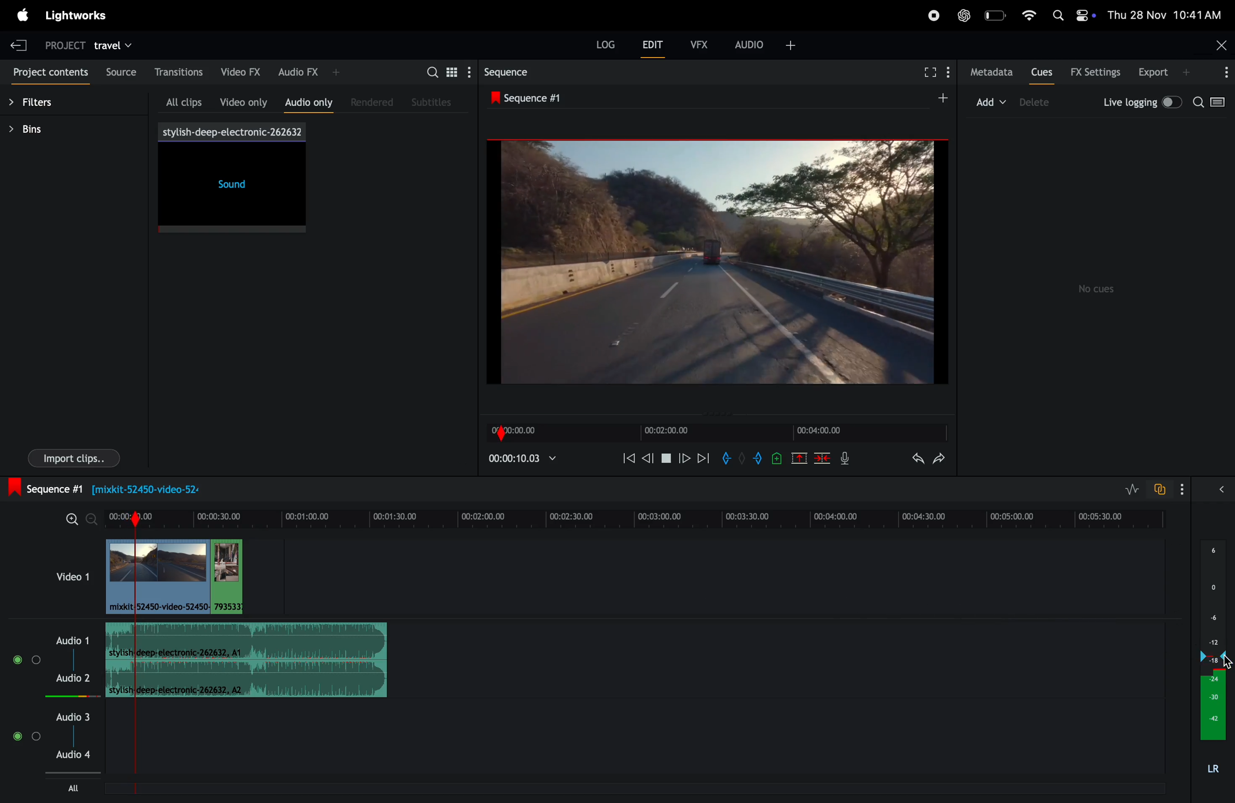 This screenshot has width=1235, height=803. I want to click on Mute/Unmute track, so click(17, 741).